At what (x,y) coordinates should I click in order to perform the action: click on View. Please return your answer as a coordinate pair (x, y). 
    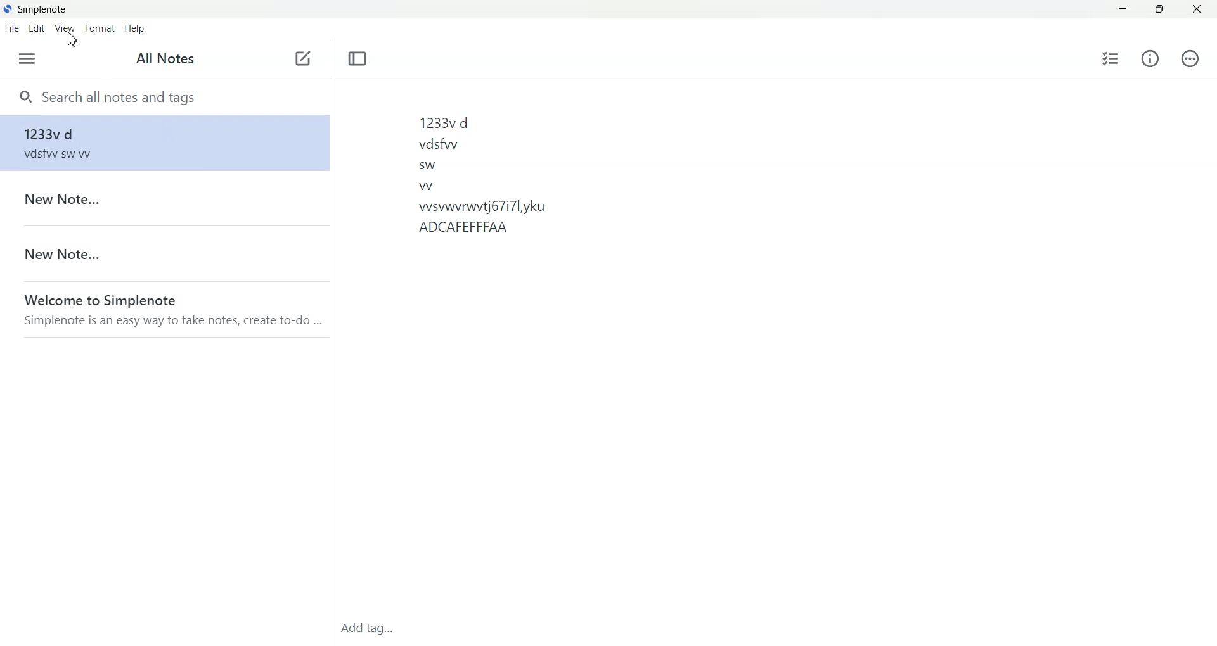
    Looking at the image, I should click on (65, 28).